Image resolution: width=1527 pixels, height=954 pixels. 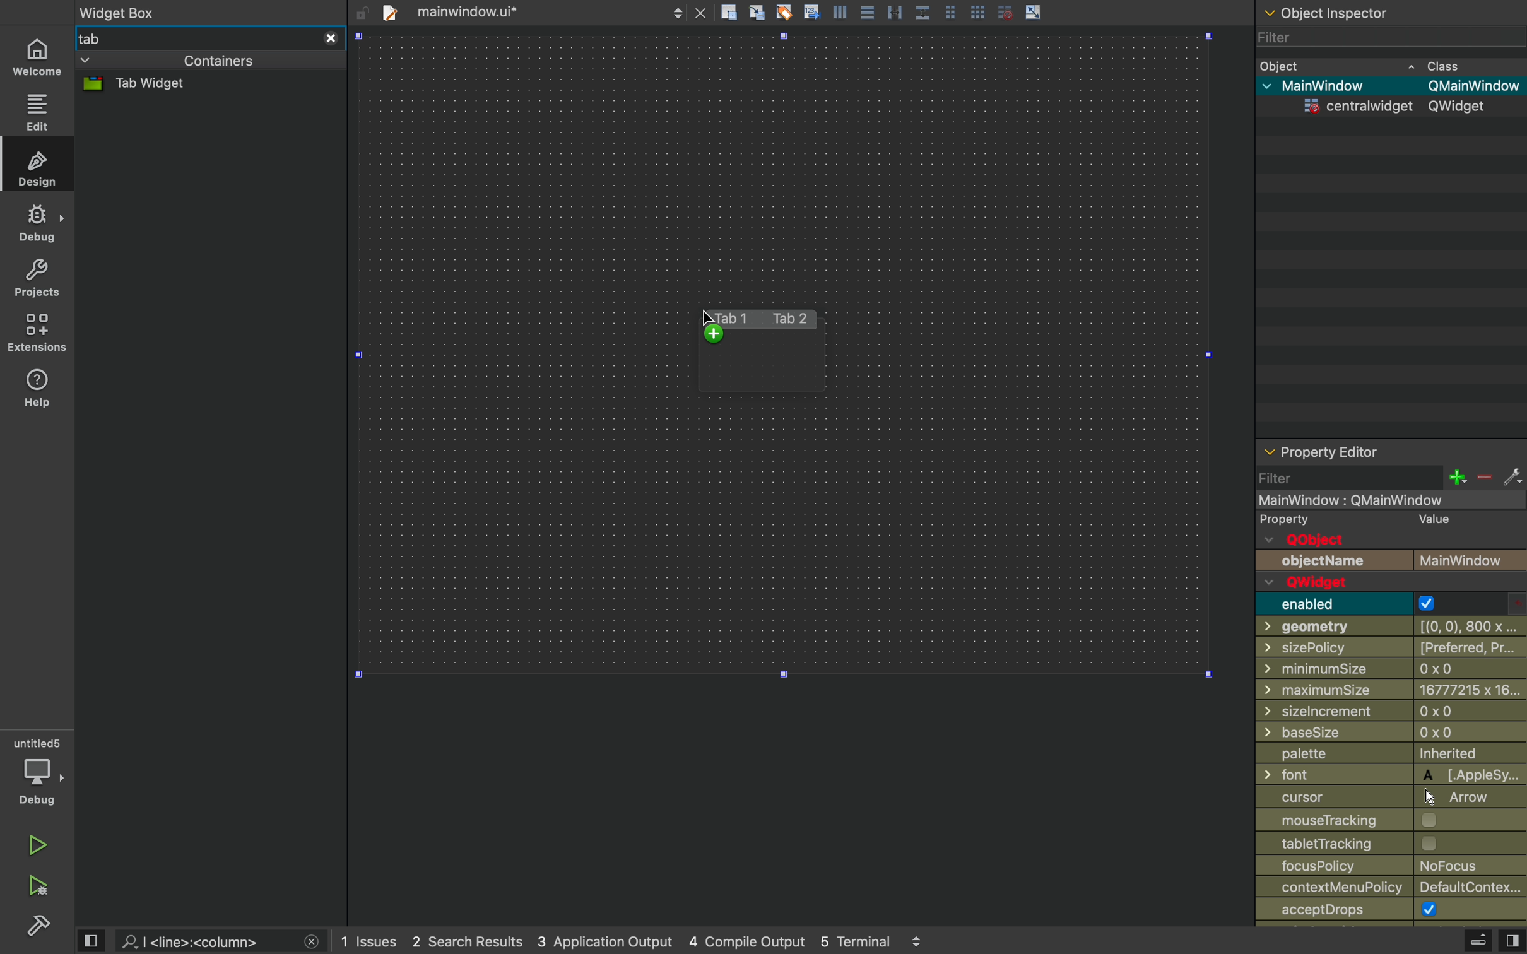 What do you see at coordinates (37, 165) in the screenshot?
I see `design` at bounding box center [37, 165].